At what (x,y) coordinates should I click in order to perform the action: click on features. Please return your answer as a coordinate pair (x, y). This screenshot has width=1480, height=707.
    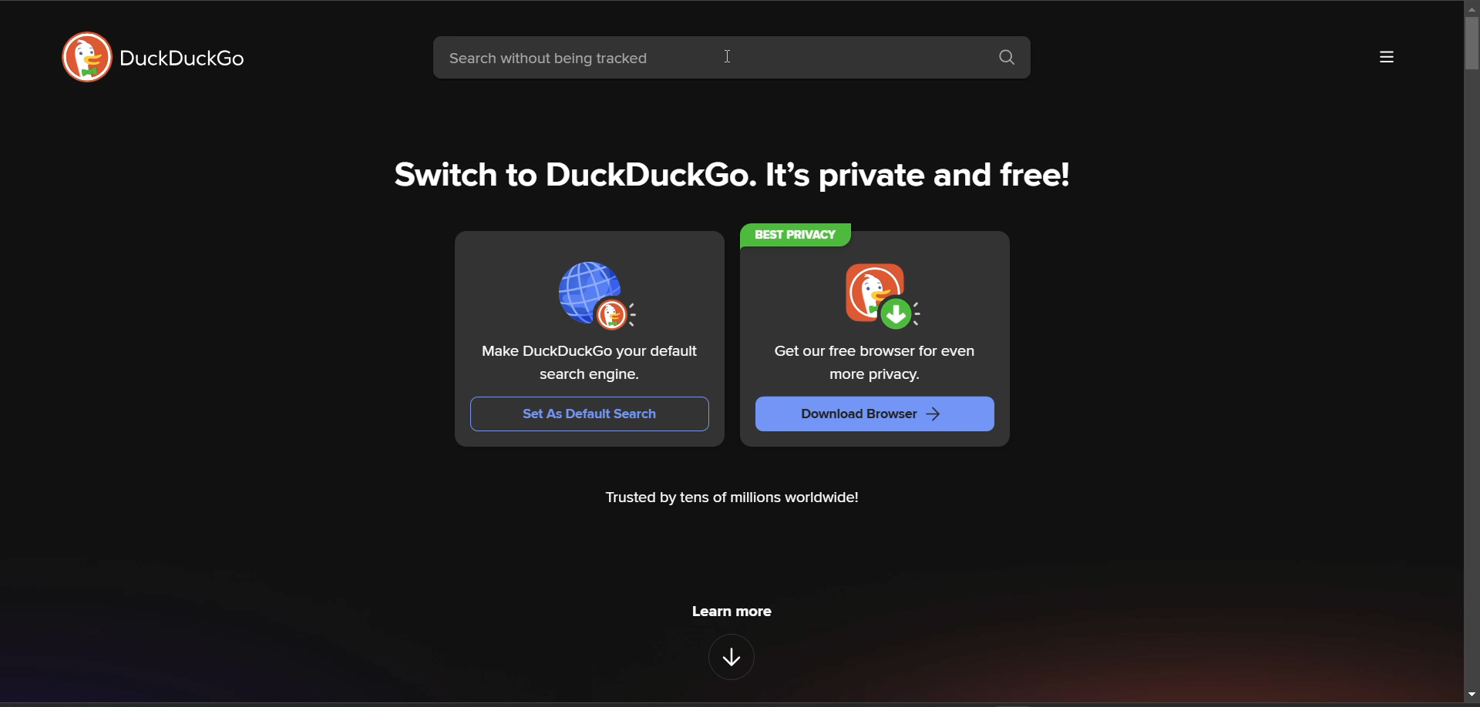
    Looking at the image, I should click on (731, 657).